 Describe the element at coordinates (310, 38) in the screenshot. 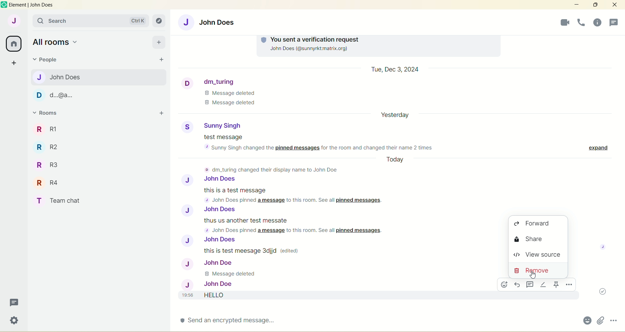

I see `You Sent a verification request ` at that location.